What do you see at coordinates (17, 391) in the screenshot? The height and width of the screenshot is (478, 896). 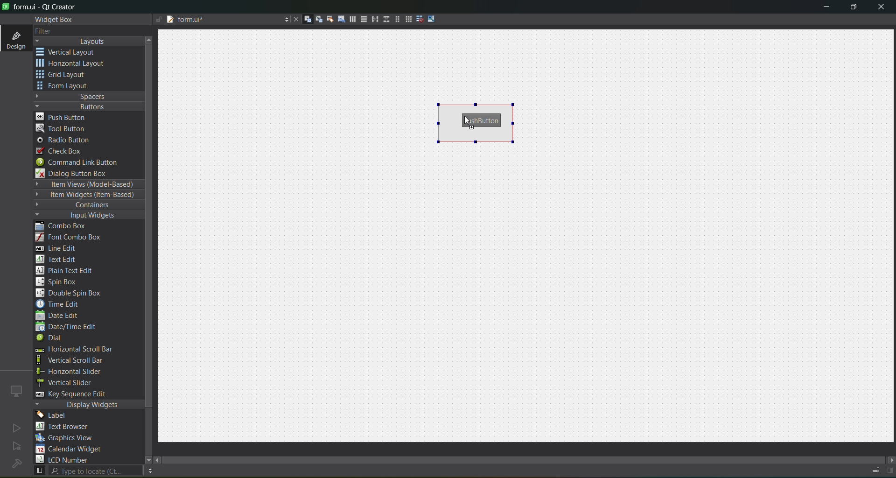 I see `icon` at bounding box center [17, 391].